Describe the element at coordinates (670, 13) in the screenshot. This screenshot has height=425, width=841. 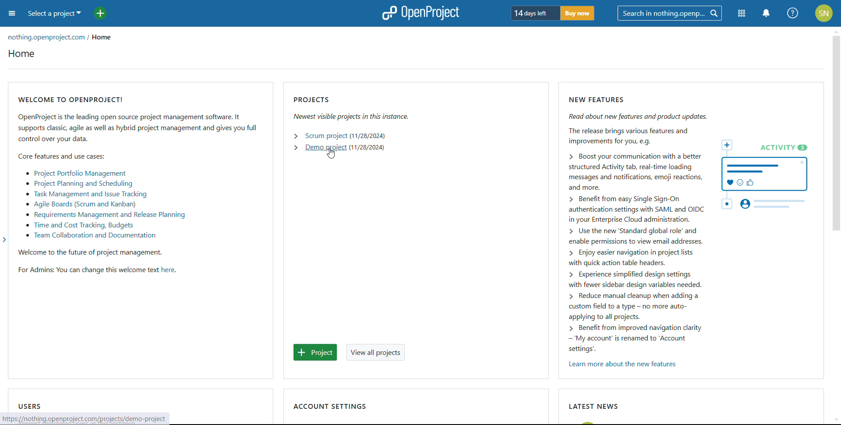
I see `search` at that location.